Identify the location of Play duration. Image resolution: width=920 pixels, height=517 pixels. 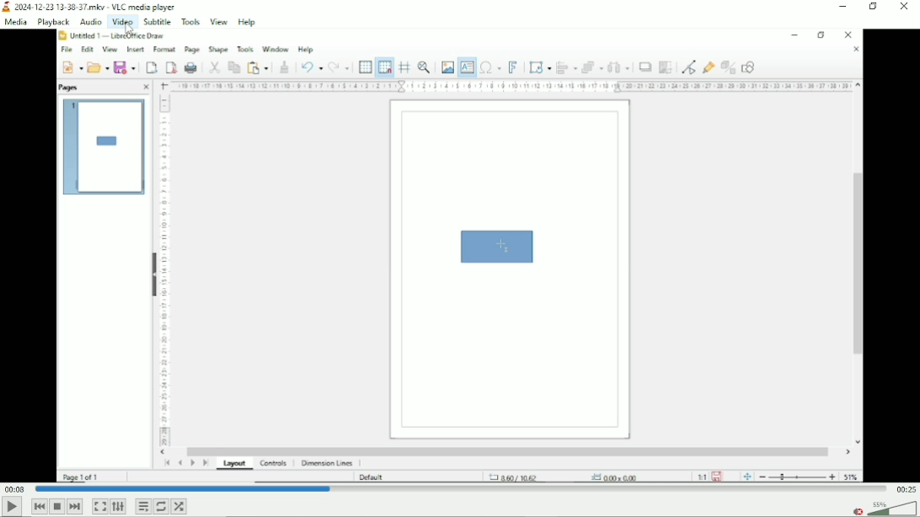
(459, 489).